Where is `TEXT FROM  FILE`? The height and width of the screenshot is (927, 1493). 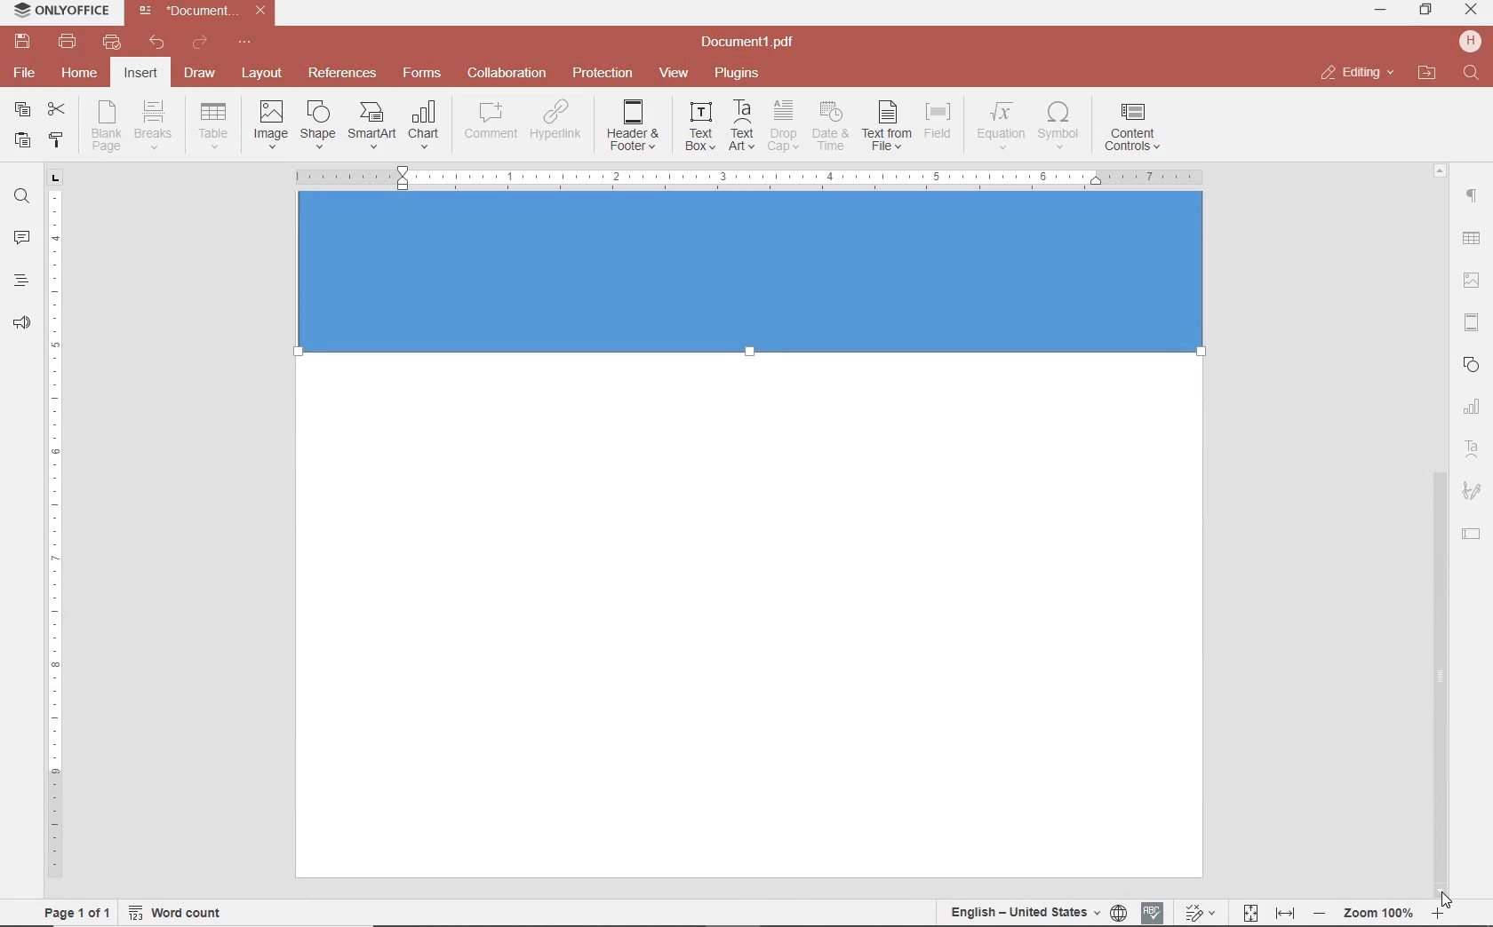
TEXT FROM  FILE is located at coordinates (887, 126).